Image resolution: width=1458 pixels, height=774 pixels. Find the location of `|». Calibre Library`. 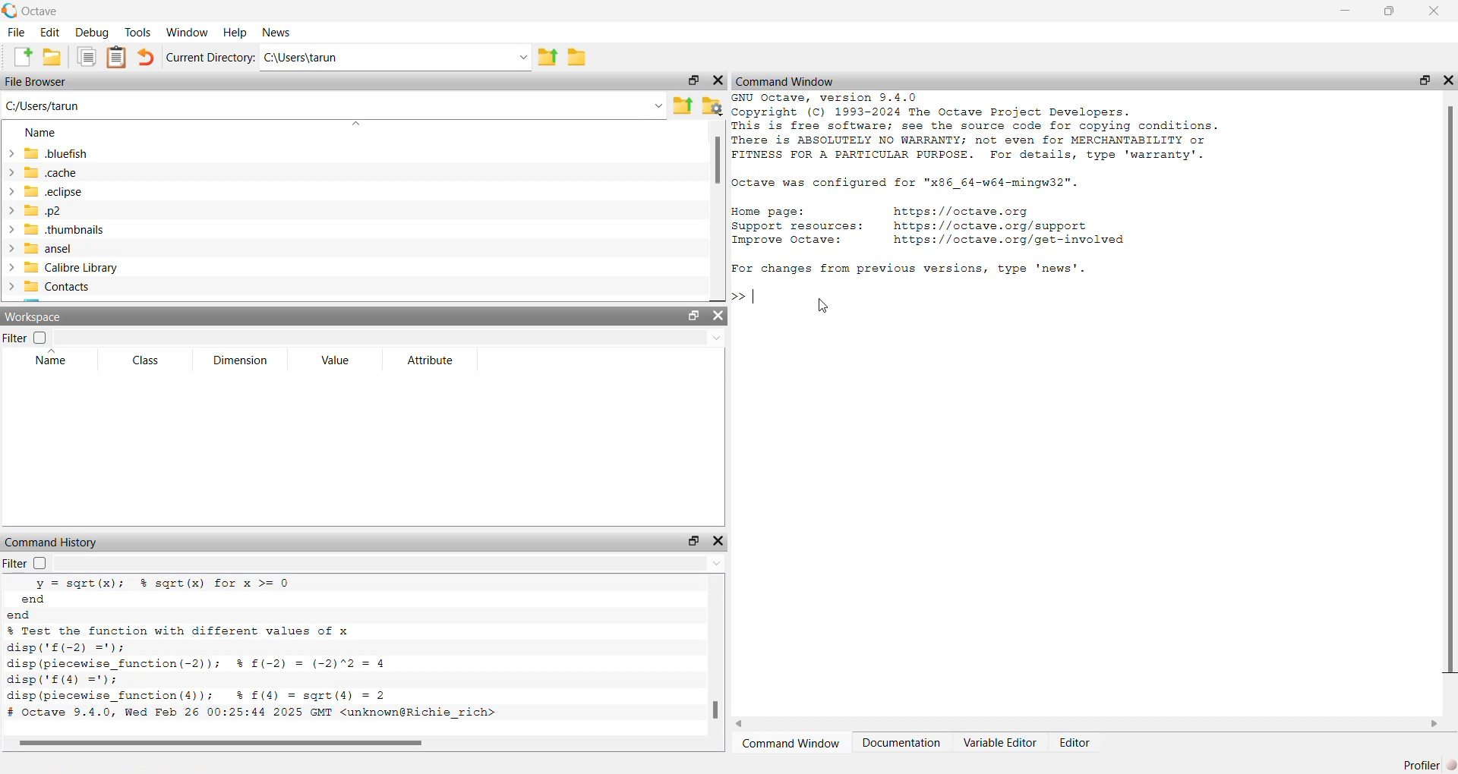

|». Calibre Library is located at coordinates (65, 268).